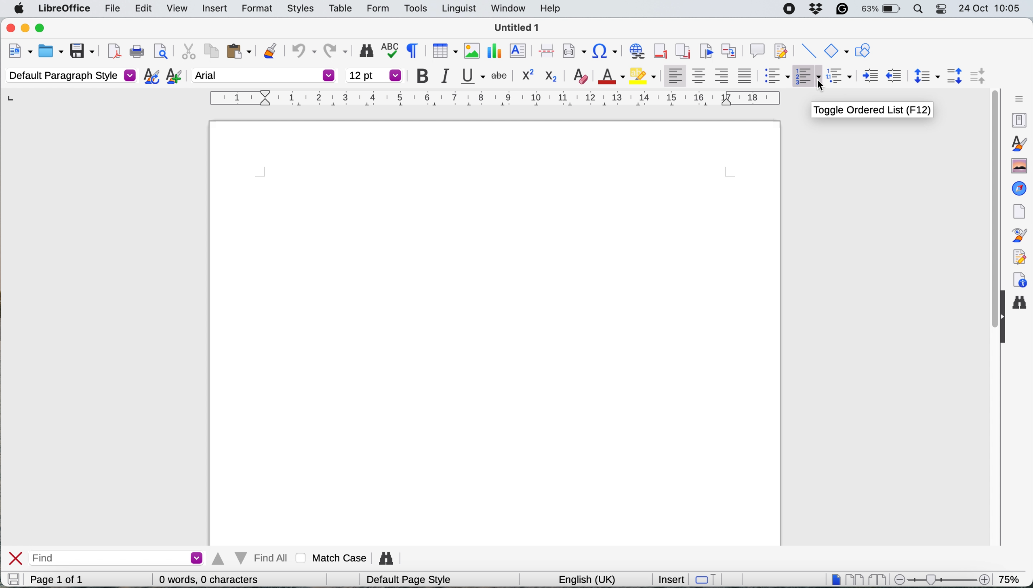  I want to click on show draw functions, so click(862, 51).